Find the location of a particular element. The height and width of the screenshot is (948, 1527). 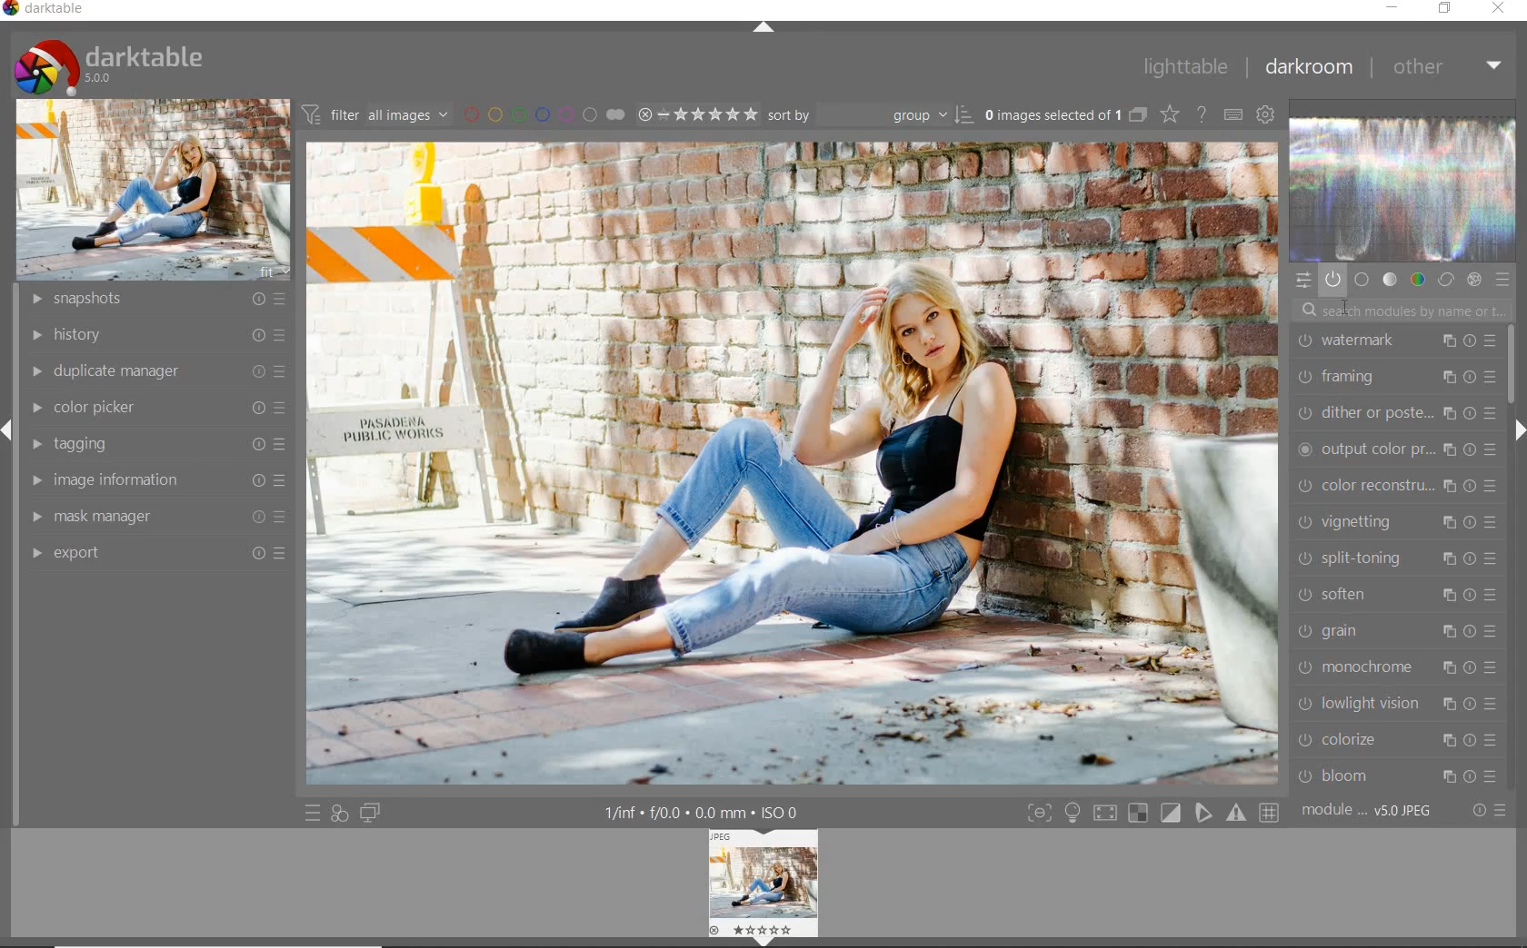

quick access to presets is located at coordinates (314, 814).